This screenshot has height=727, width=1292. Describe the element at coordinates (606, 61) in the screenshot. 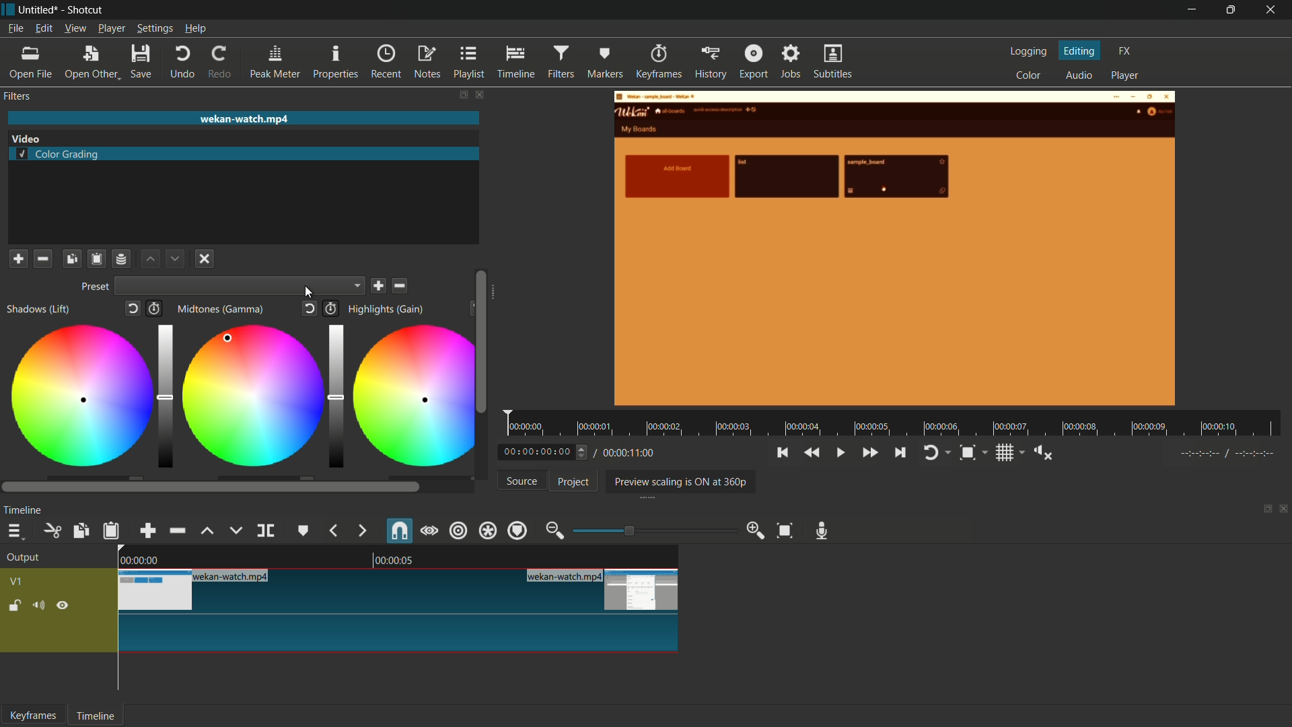

I see `markers` at that location.